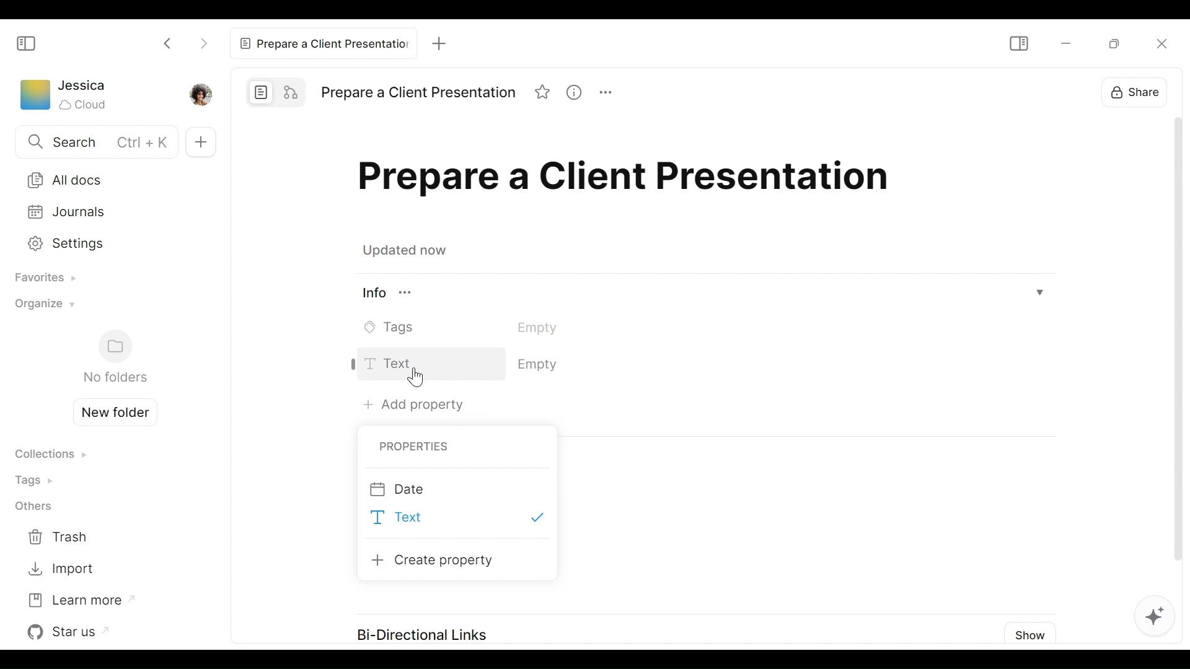  Describe the element at coordinates (412, 516) in the screenshot. I see `Text` at that location.